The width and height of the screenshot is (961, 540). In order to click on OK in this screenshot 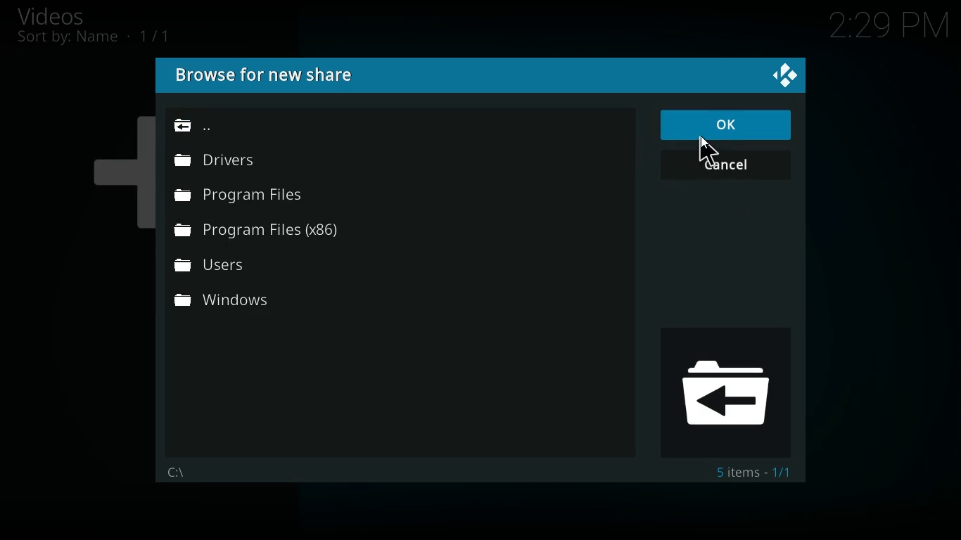, I will do `click(724, 125)`.